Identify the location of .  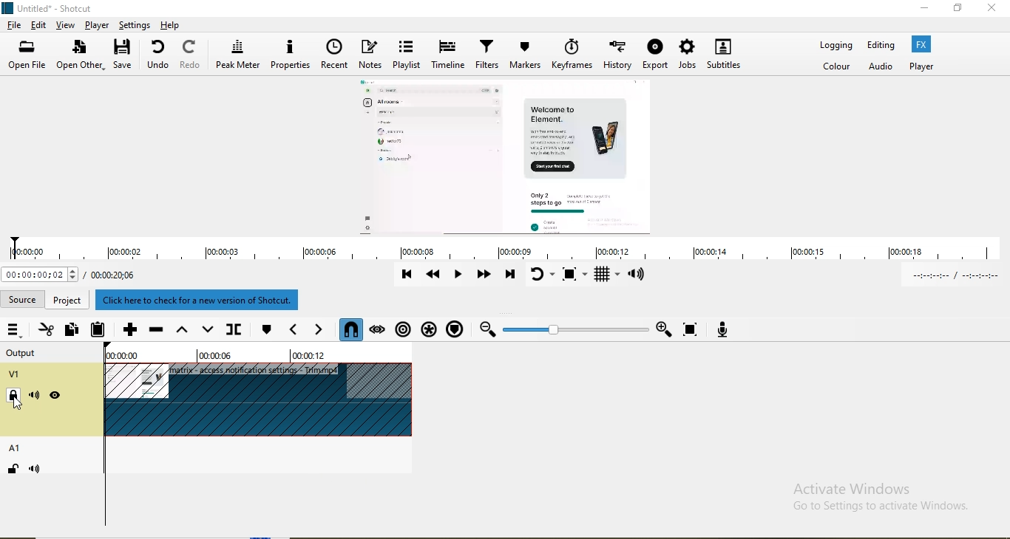
(86, 349).